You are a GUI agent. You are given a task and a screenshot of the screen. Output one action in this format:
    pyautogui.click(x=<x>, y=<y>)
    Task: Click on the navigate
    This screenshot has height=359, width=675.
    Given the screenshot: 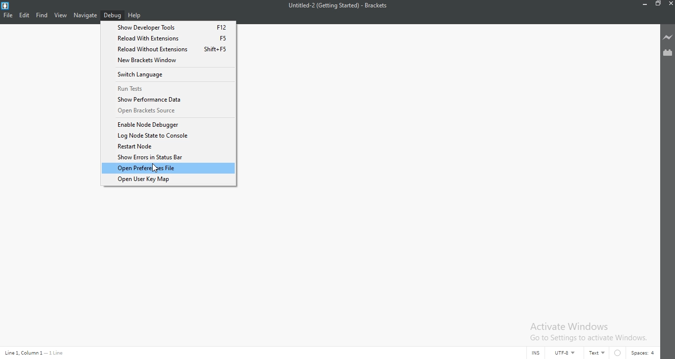 What is the action you would take?
    pyautogui.click(x=85, y=15)
    